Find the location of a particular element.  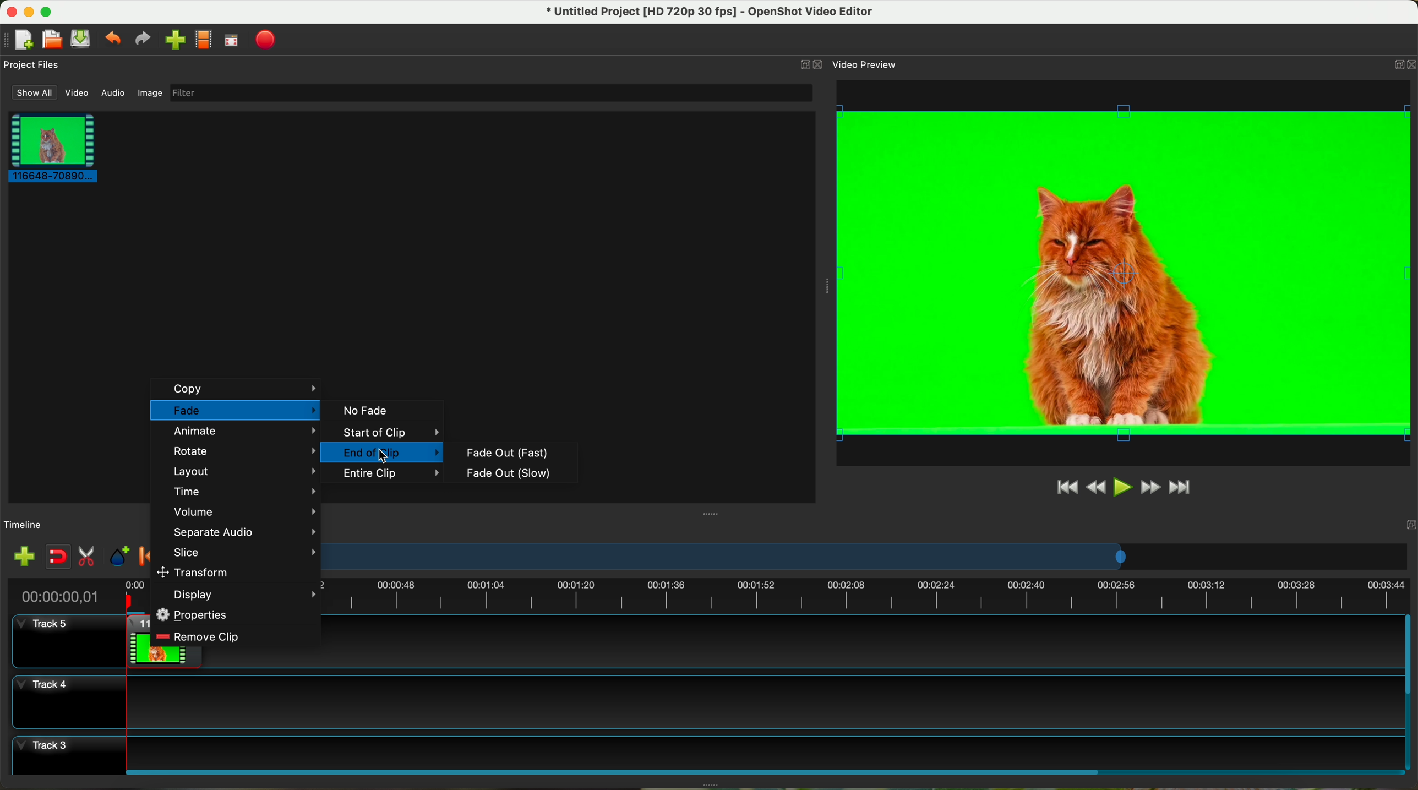

scroll bar is located at coordinates (1409, 692).